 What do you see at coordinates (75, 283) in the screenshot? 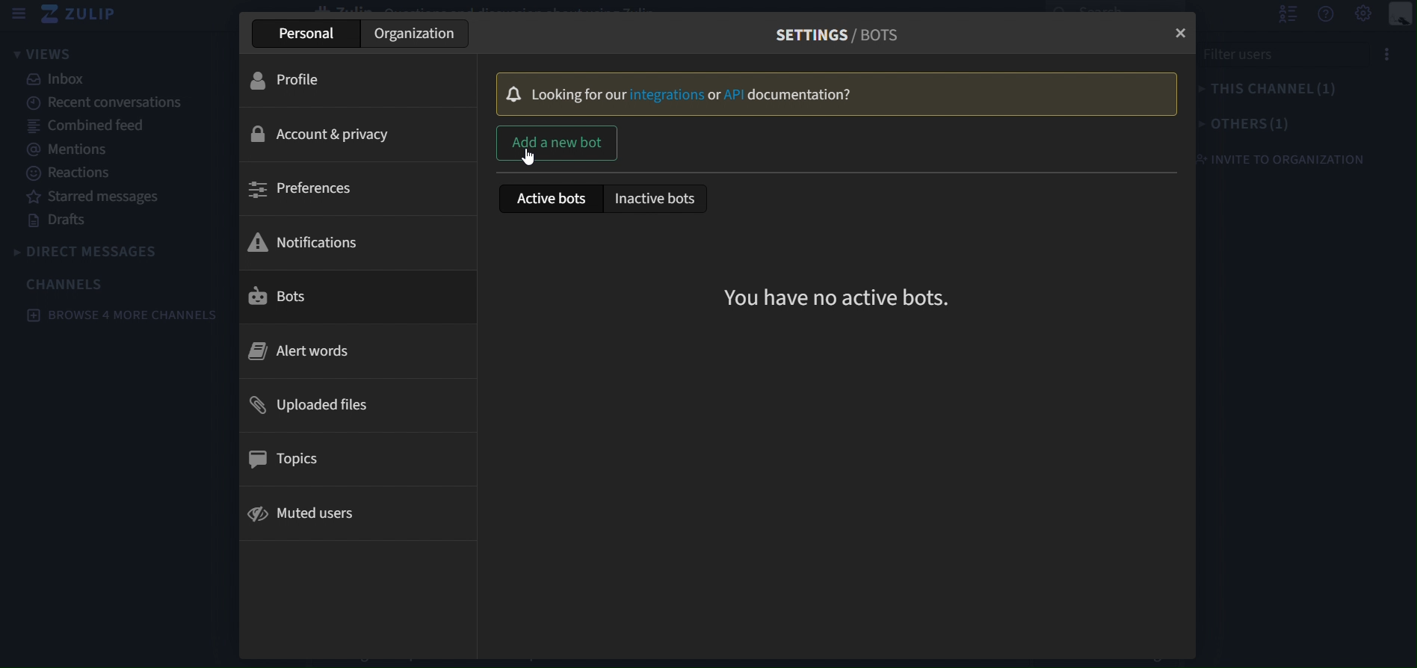
I see `channels` at bounding box center [75, 283].